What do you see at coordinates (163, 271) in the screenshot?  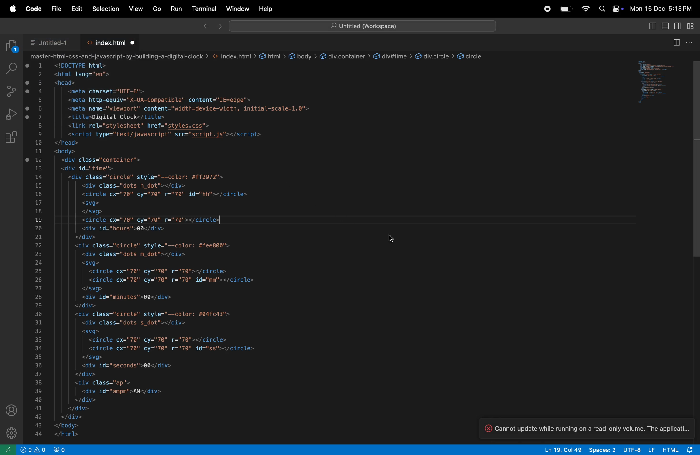 I see `<circle cx="70" cy="70" r="70"></circle>` at bounding box center [163, 271].